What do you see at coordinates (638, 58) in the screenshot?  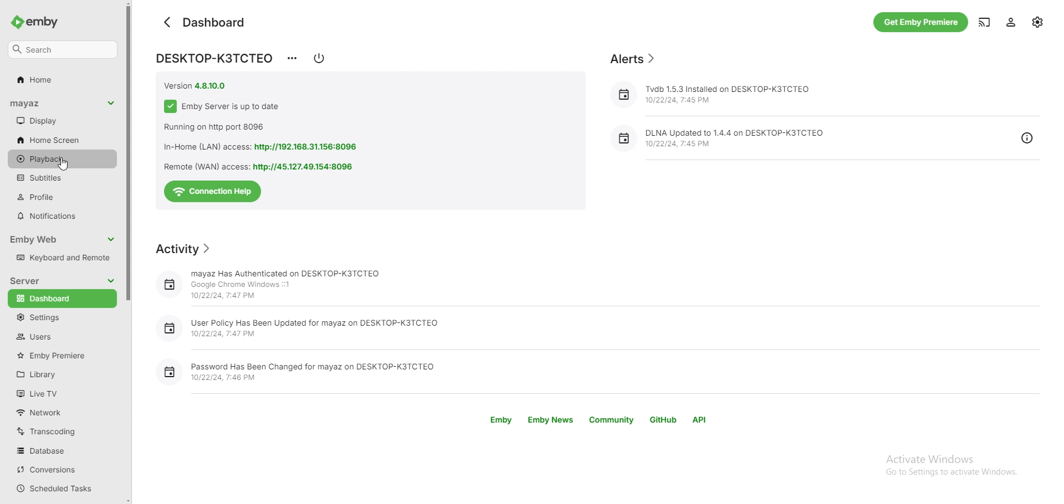 I see `alerts` at bounding box center [638, 58].